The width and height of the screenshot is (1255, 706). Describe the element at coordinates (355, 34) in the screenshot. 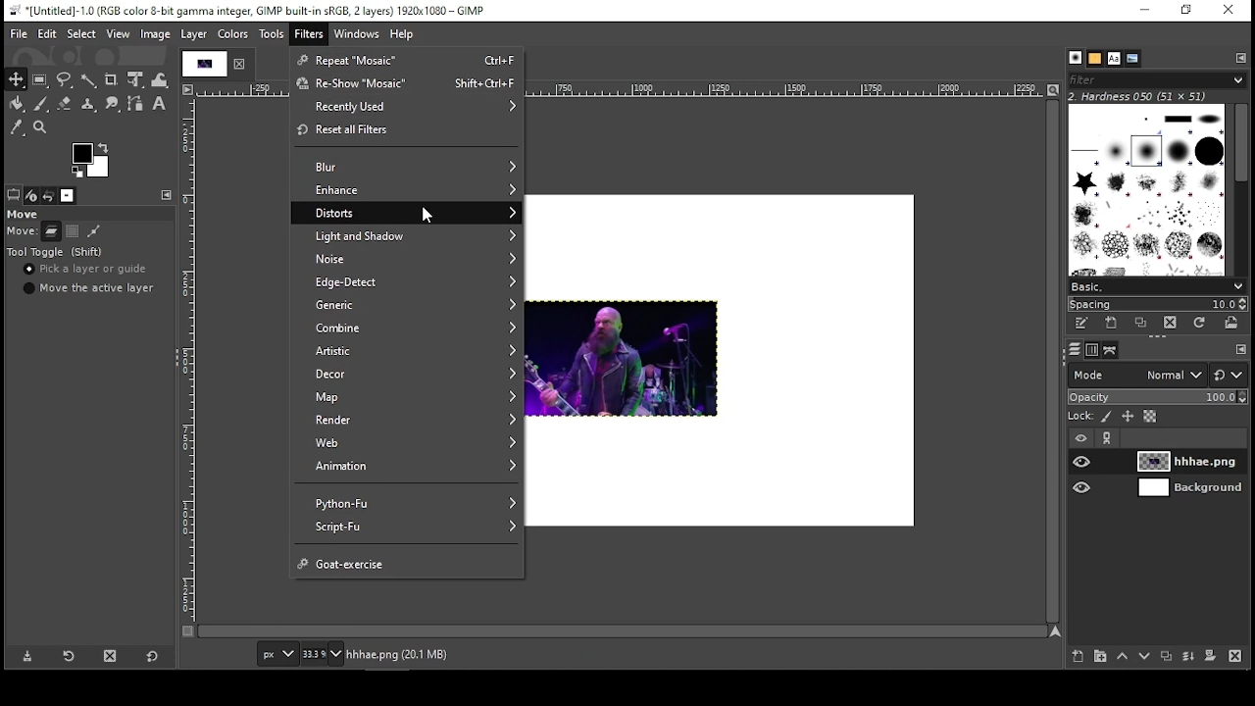

I see `windows` at that location.